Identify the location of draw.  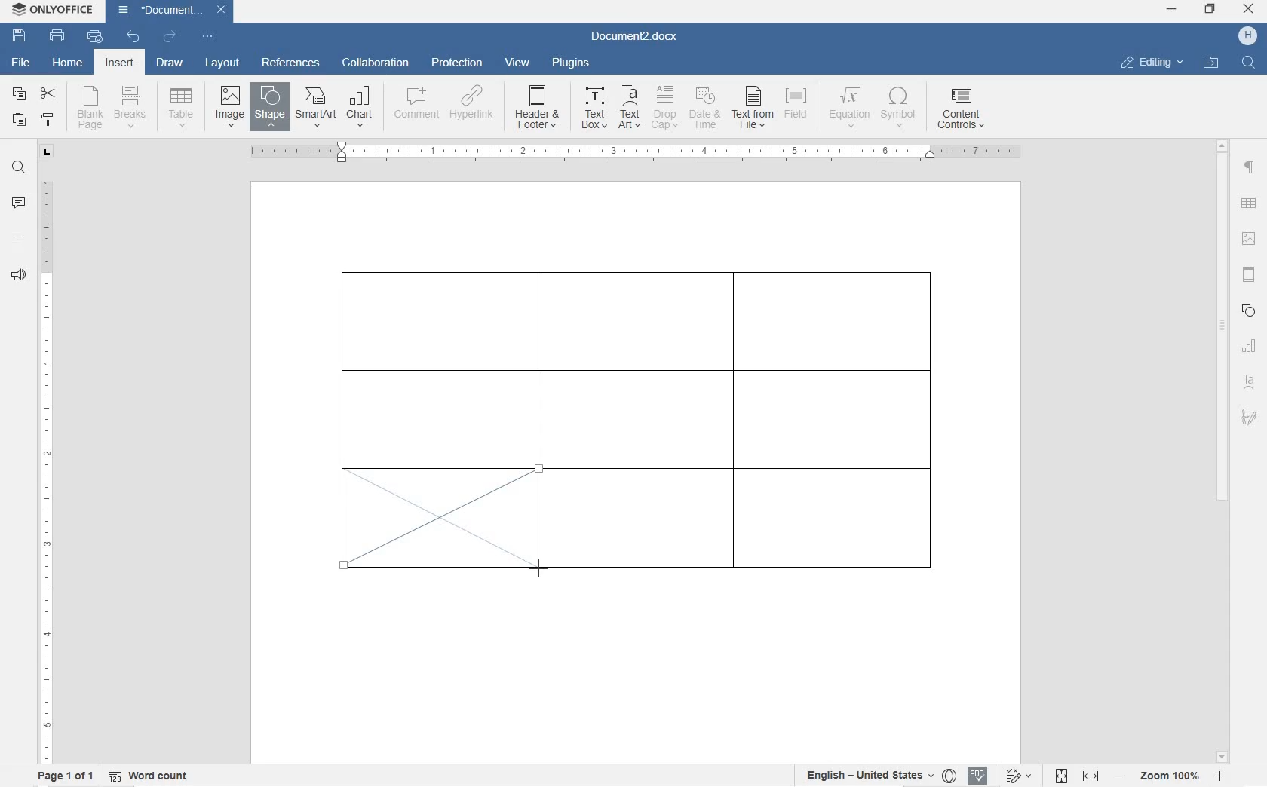
(170, 63).